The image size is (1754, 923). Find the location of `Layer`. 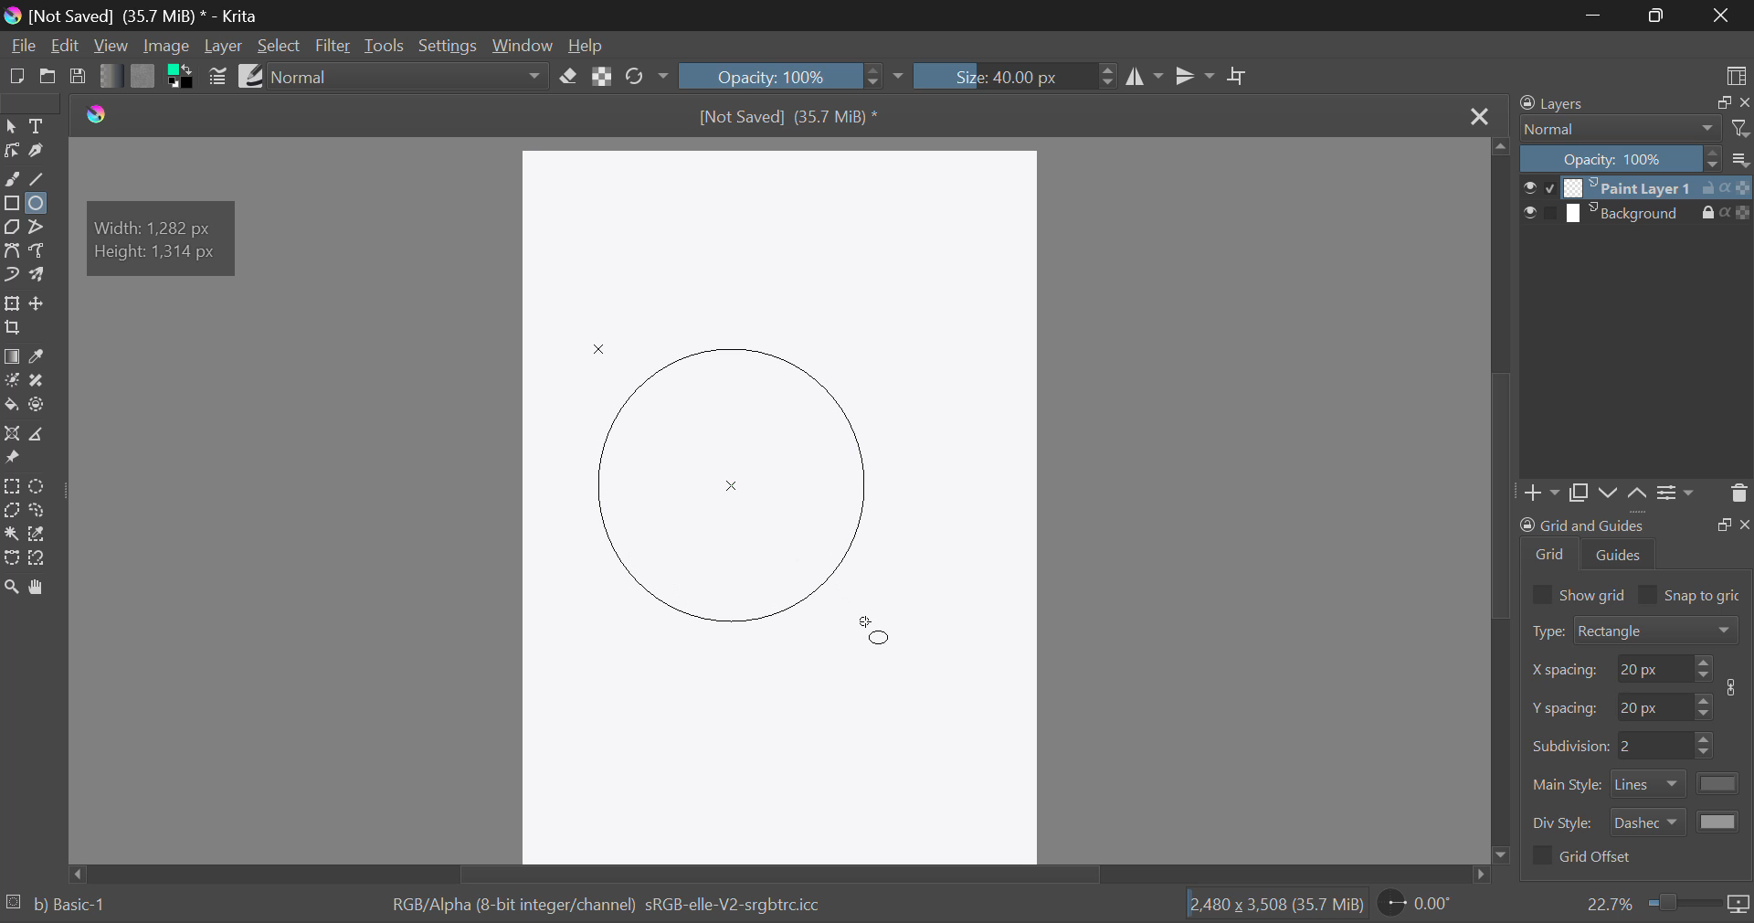

Layer is located at coordinates (224, 48).